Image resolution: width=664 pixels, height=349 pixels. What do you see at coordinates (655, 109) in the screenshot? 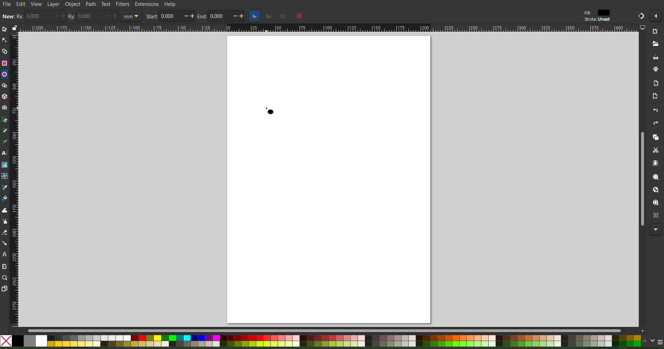
I see `Undo` at bounding box center [655, 109].